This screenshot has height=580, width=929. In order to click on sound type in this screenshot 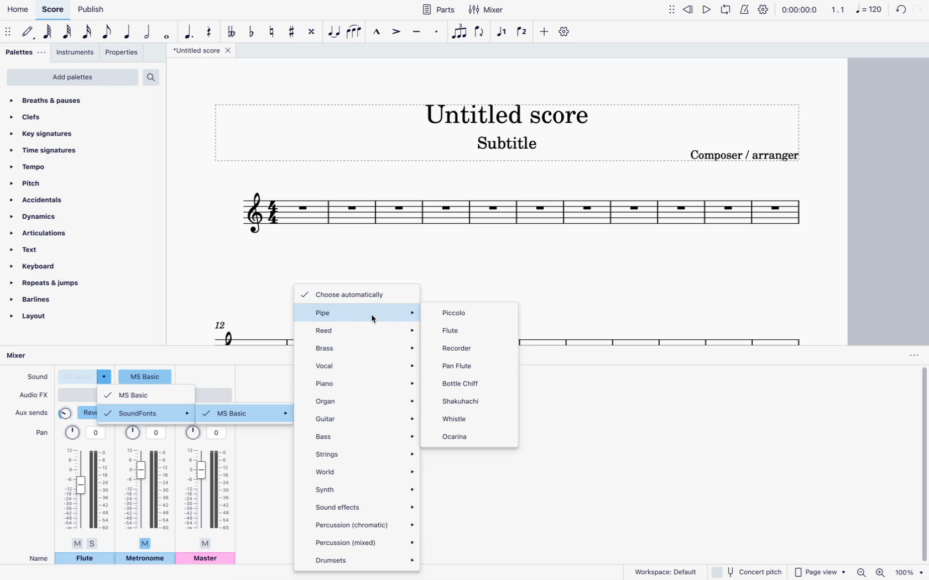, I will do `click(86, 376)`.